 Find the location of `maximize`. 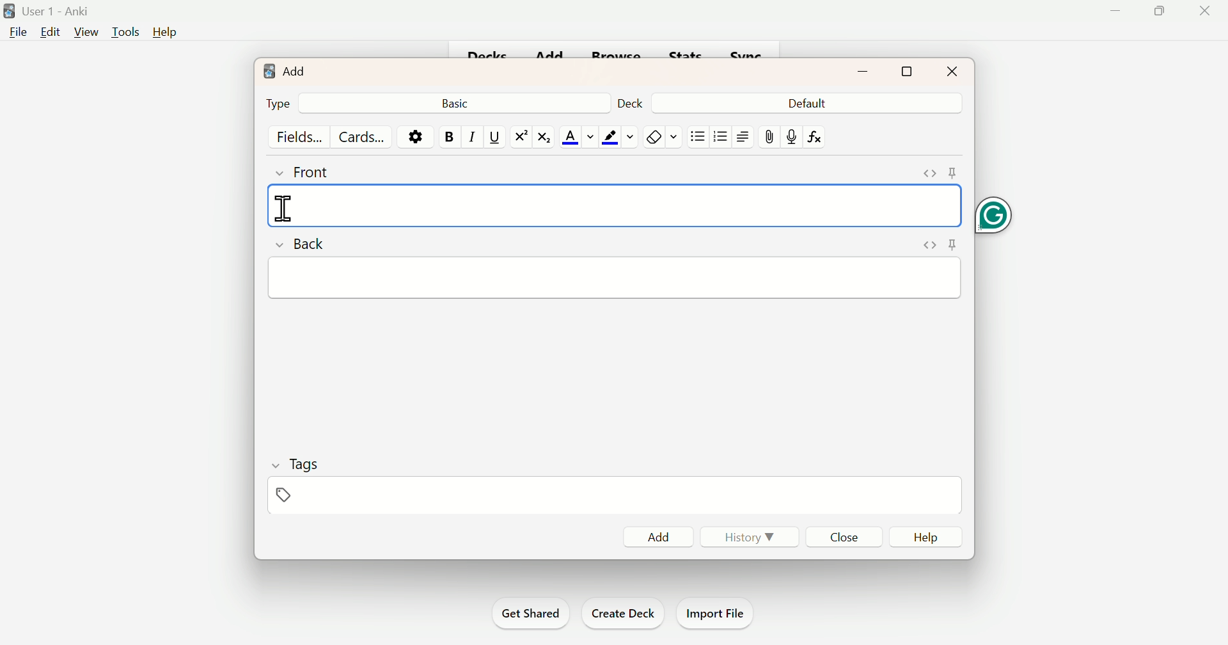

maximize is located at coordinates (906, 72).